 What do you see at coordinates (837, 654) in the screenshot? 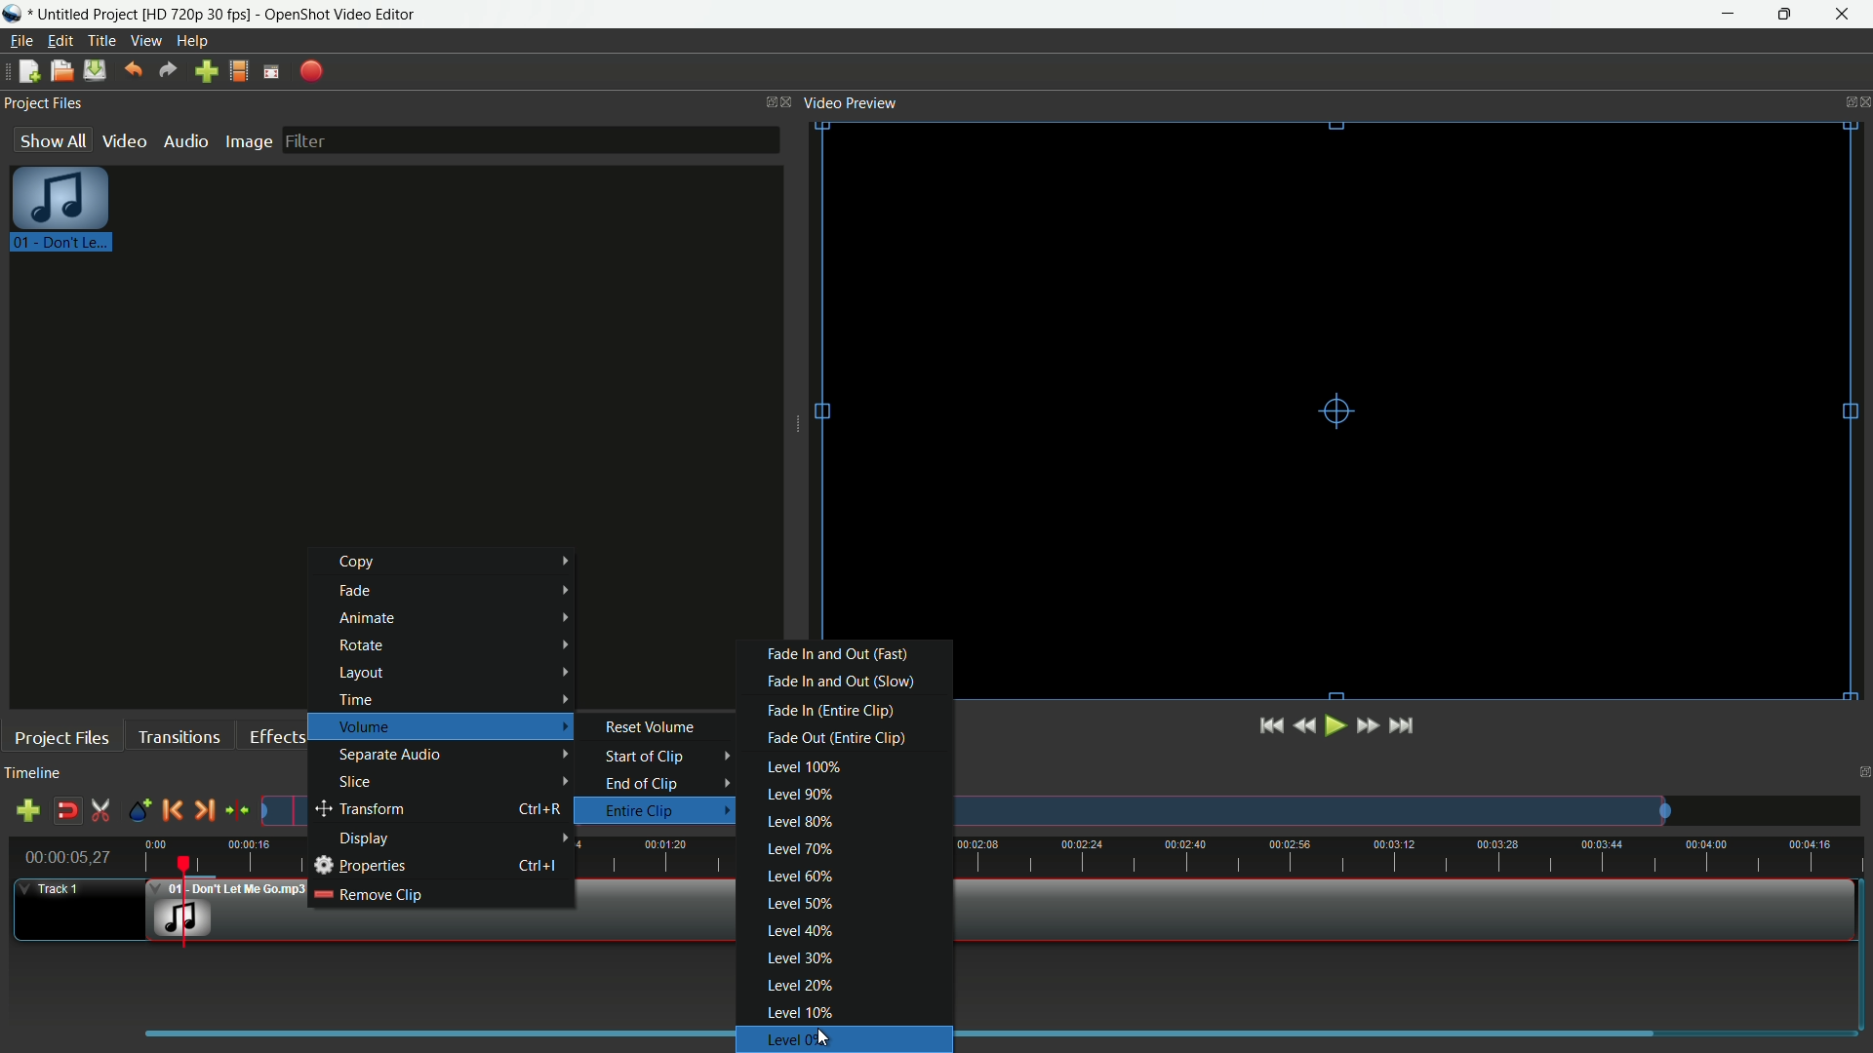
I see `fade in and out fast` at bounding box center [837, 654].